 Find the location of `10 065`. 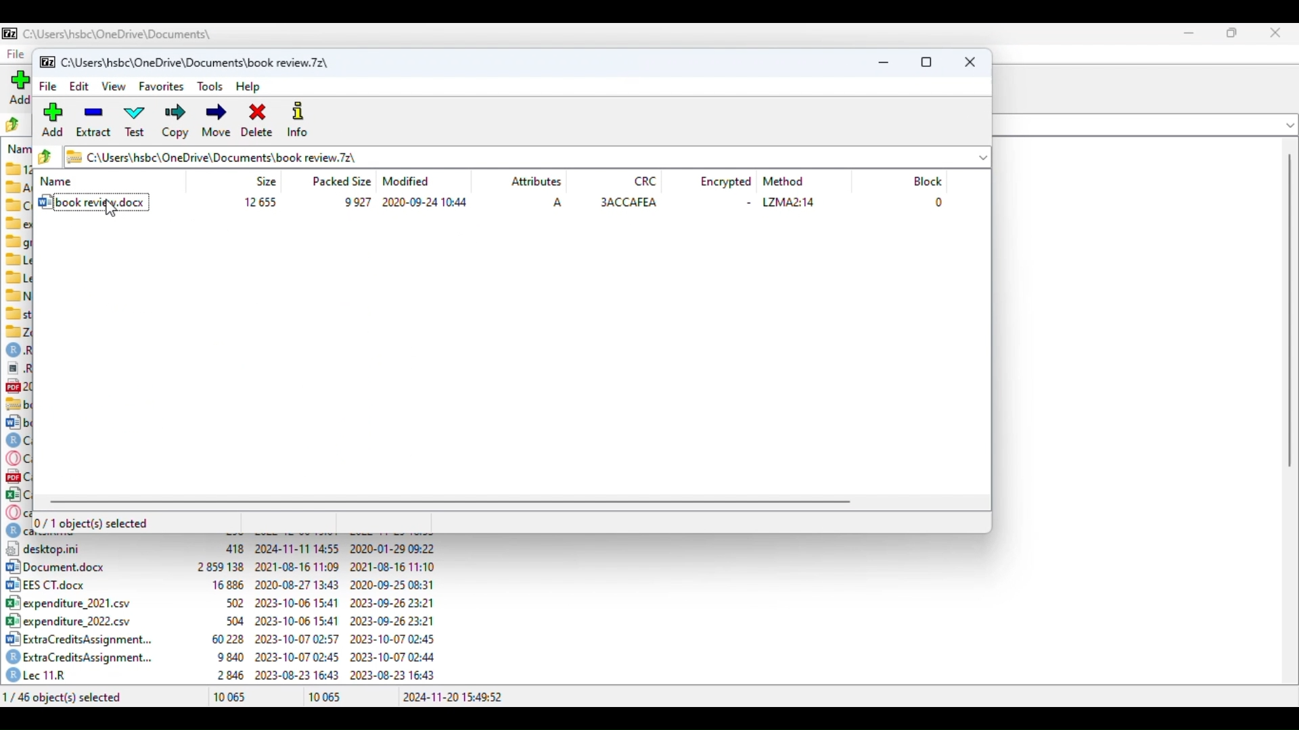

10 065 is located at coordinates (325, 698).